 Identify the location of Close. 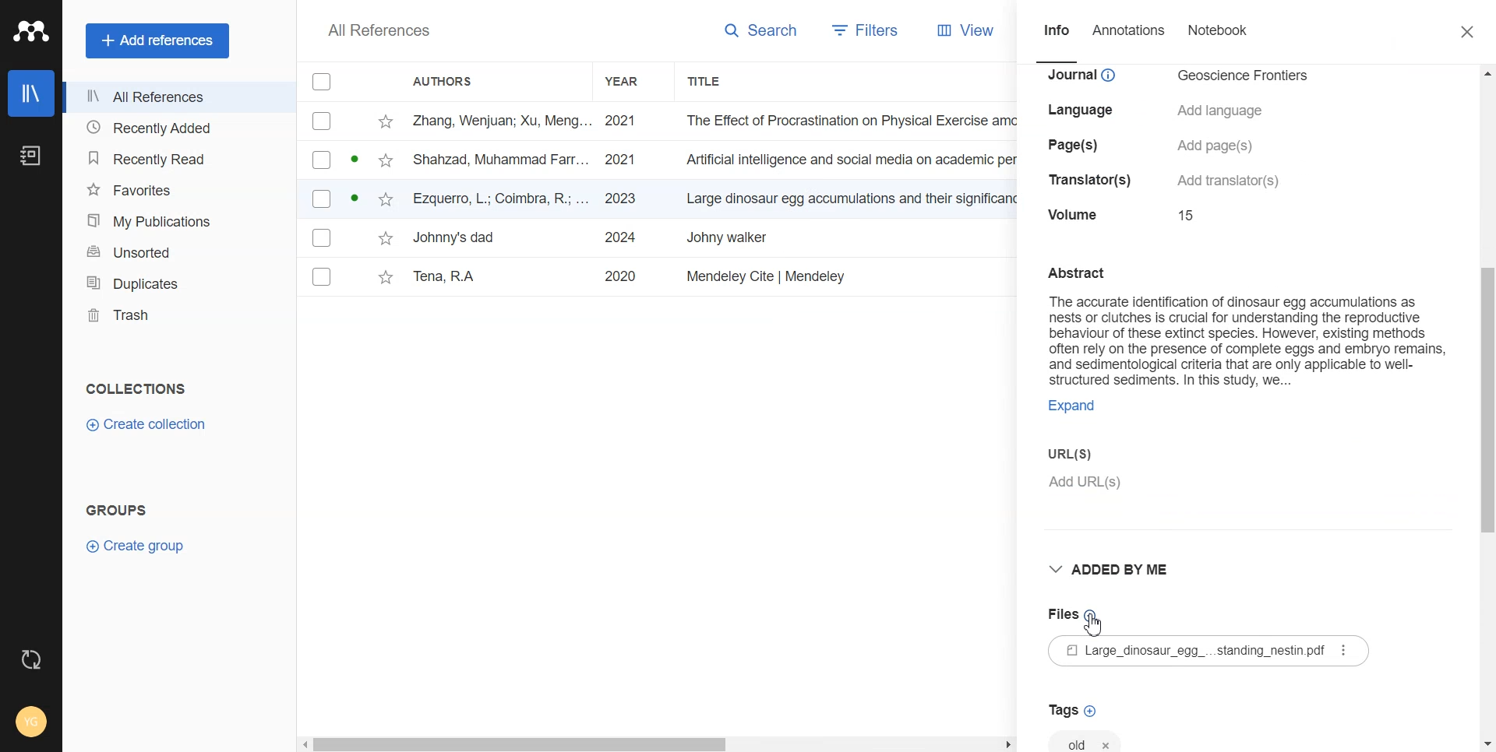
(1470, 33).